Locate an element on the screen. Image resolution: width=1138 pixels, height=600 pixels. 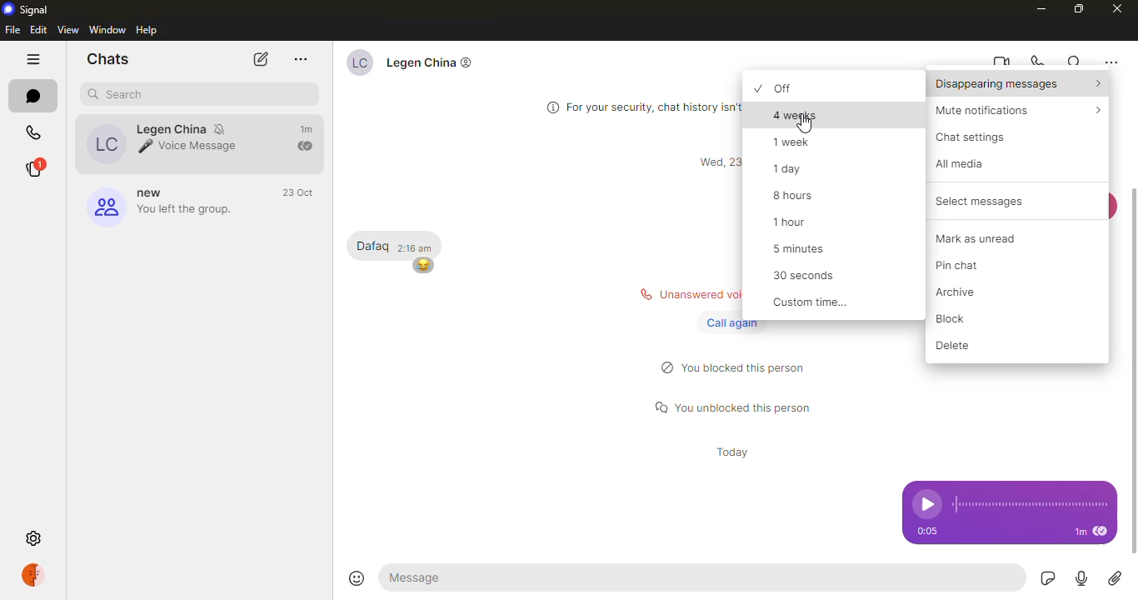
settings is located at coordinates (32, 537).